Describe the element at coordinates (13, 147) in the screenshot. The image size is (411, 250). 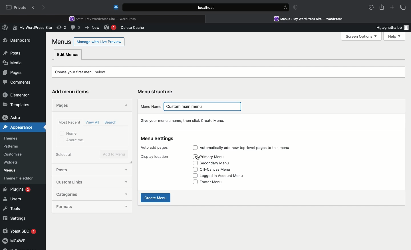
I see `Patterns` at that location.